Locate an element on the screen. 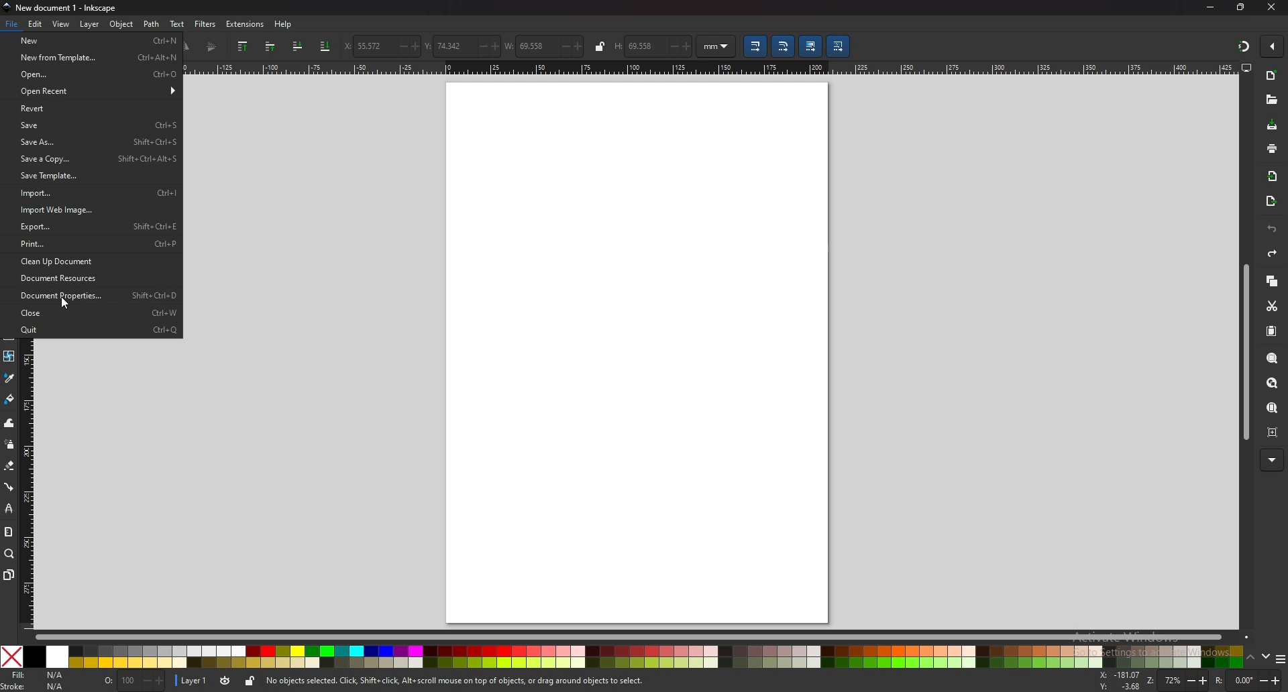  quit is located at coordinates (95, 331).